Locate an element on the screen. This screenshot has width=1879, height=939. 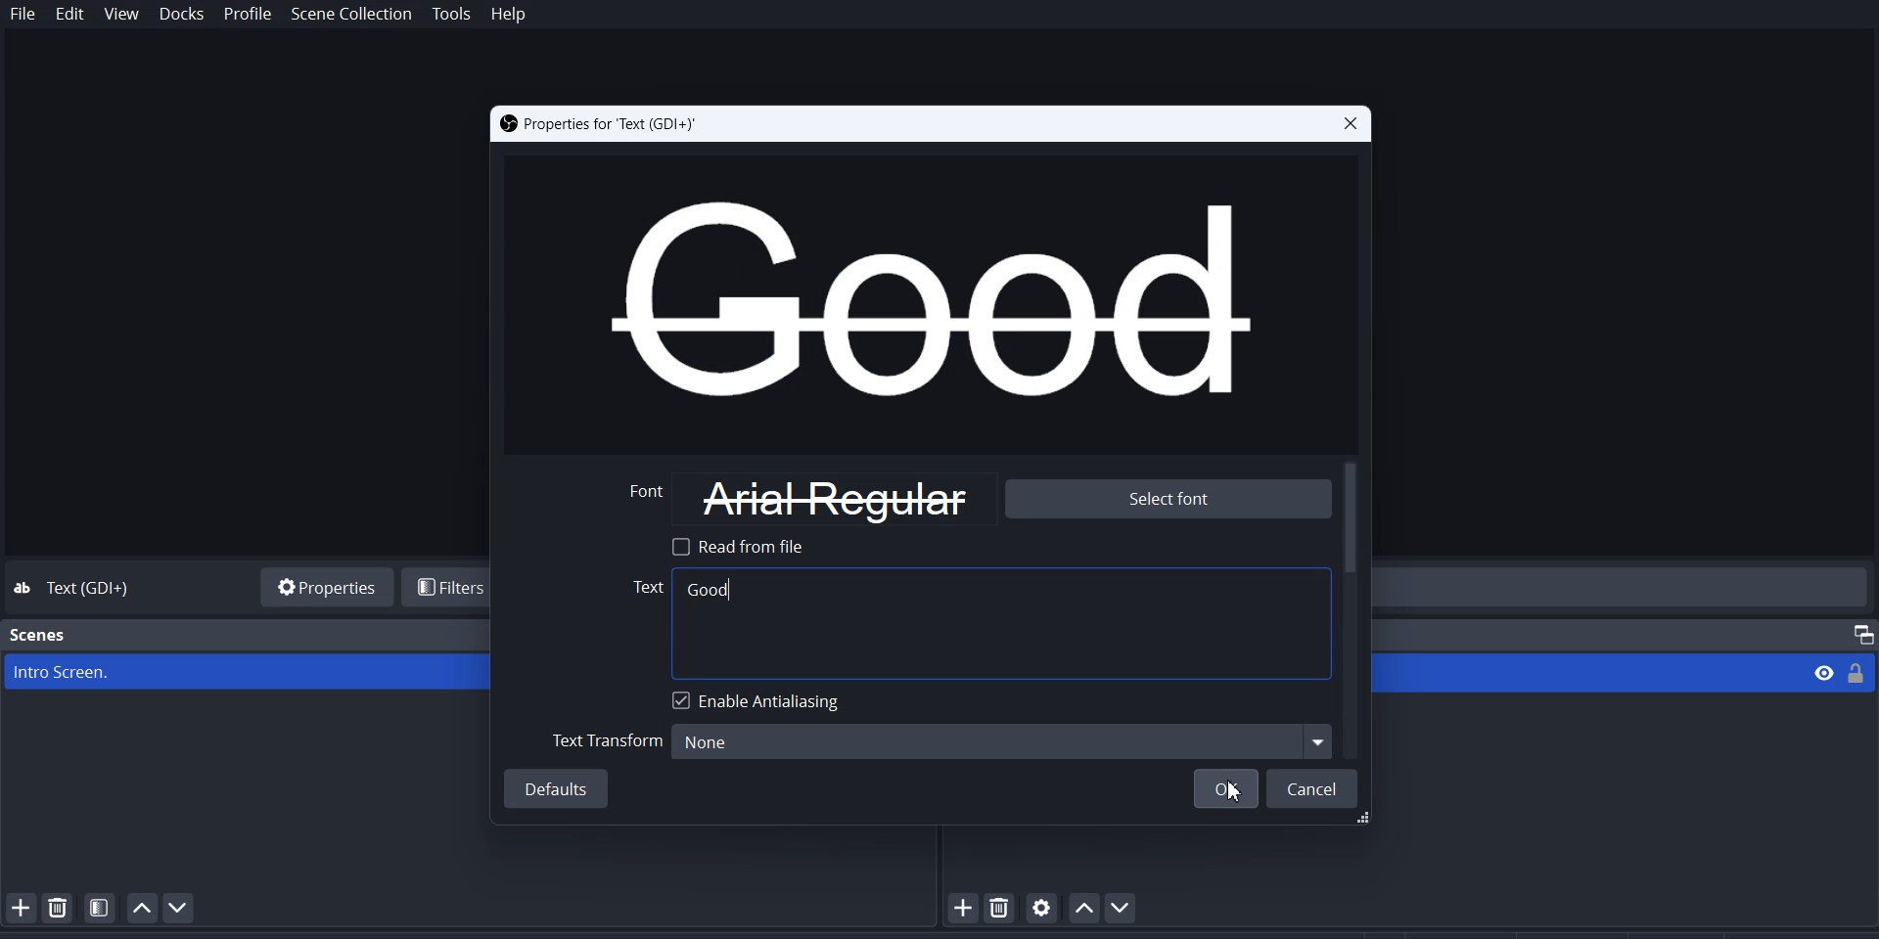
Font is located at coordinates (651, 498).